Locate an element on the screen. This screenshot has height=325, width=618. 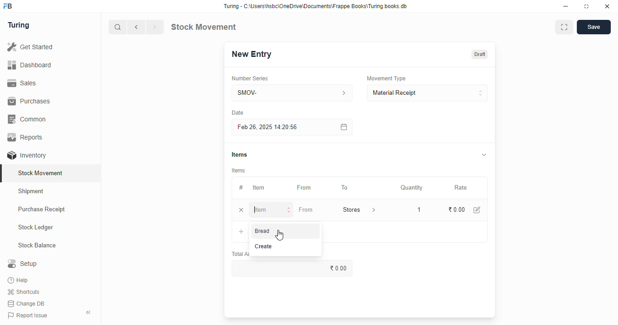
item is located at coordinates (272, 210).